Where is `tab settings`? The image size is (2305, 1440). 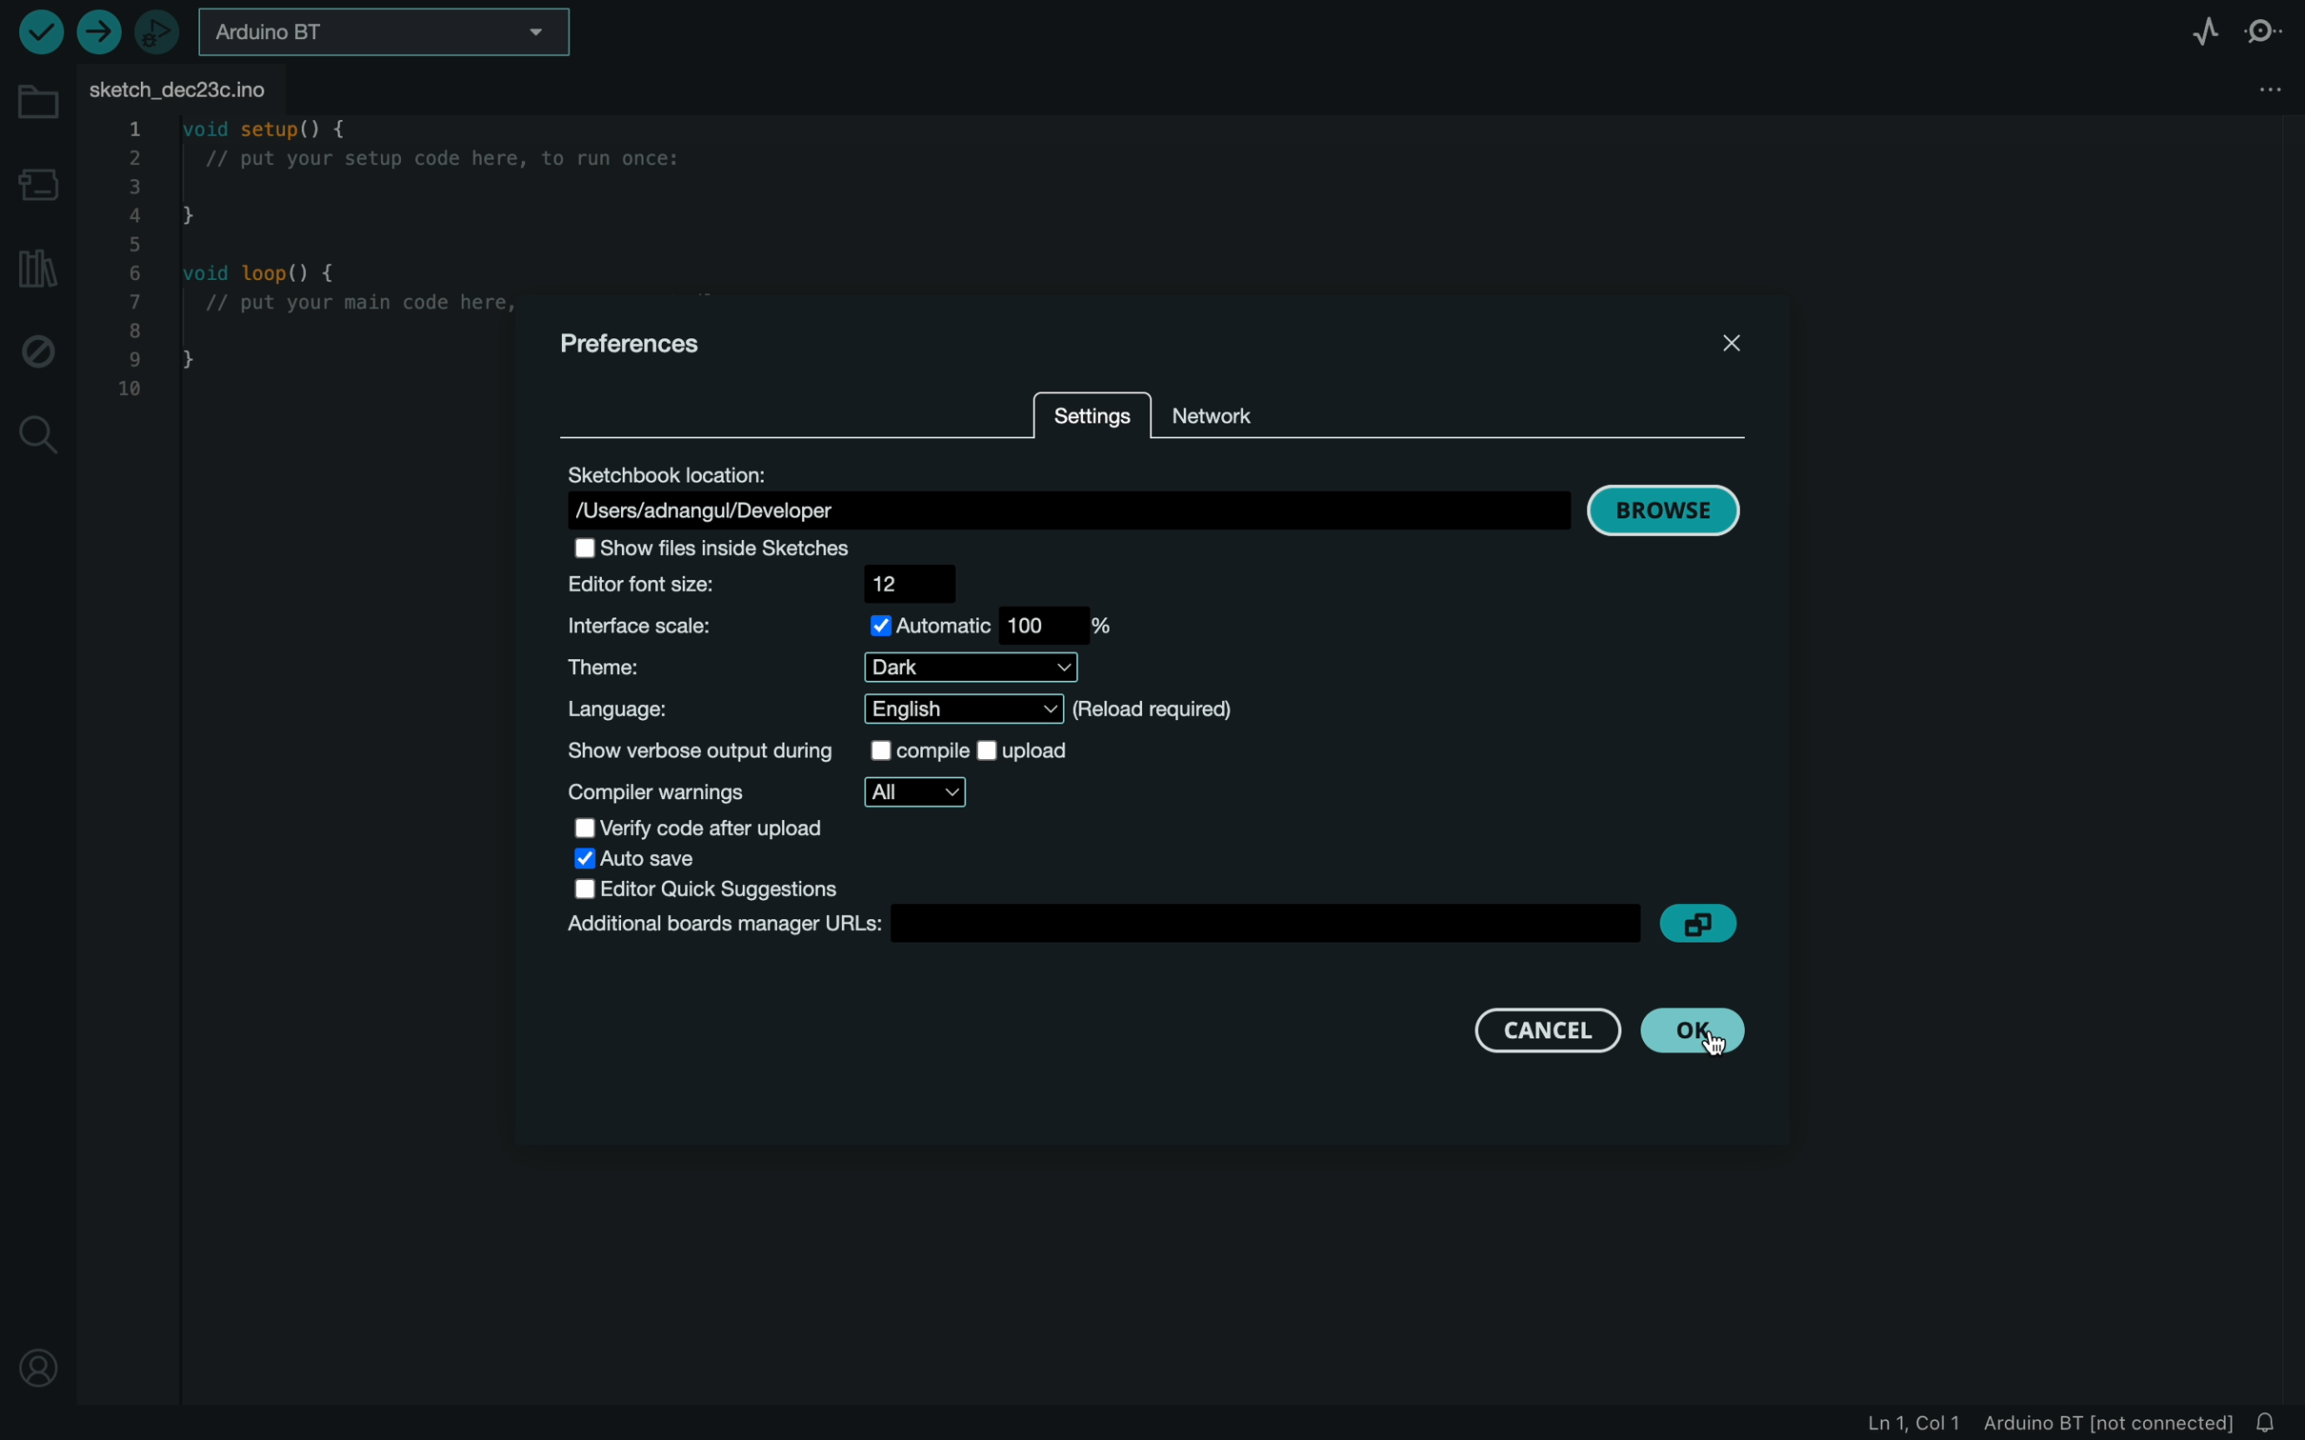
tab settings is located at coordinates (2264, 95).